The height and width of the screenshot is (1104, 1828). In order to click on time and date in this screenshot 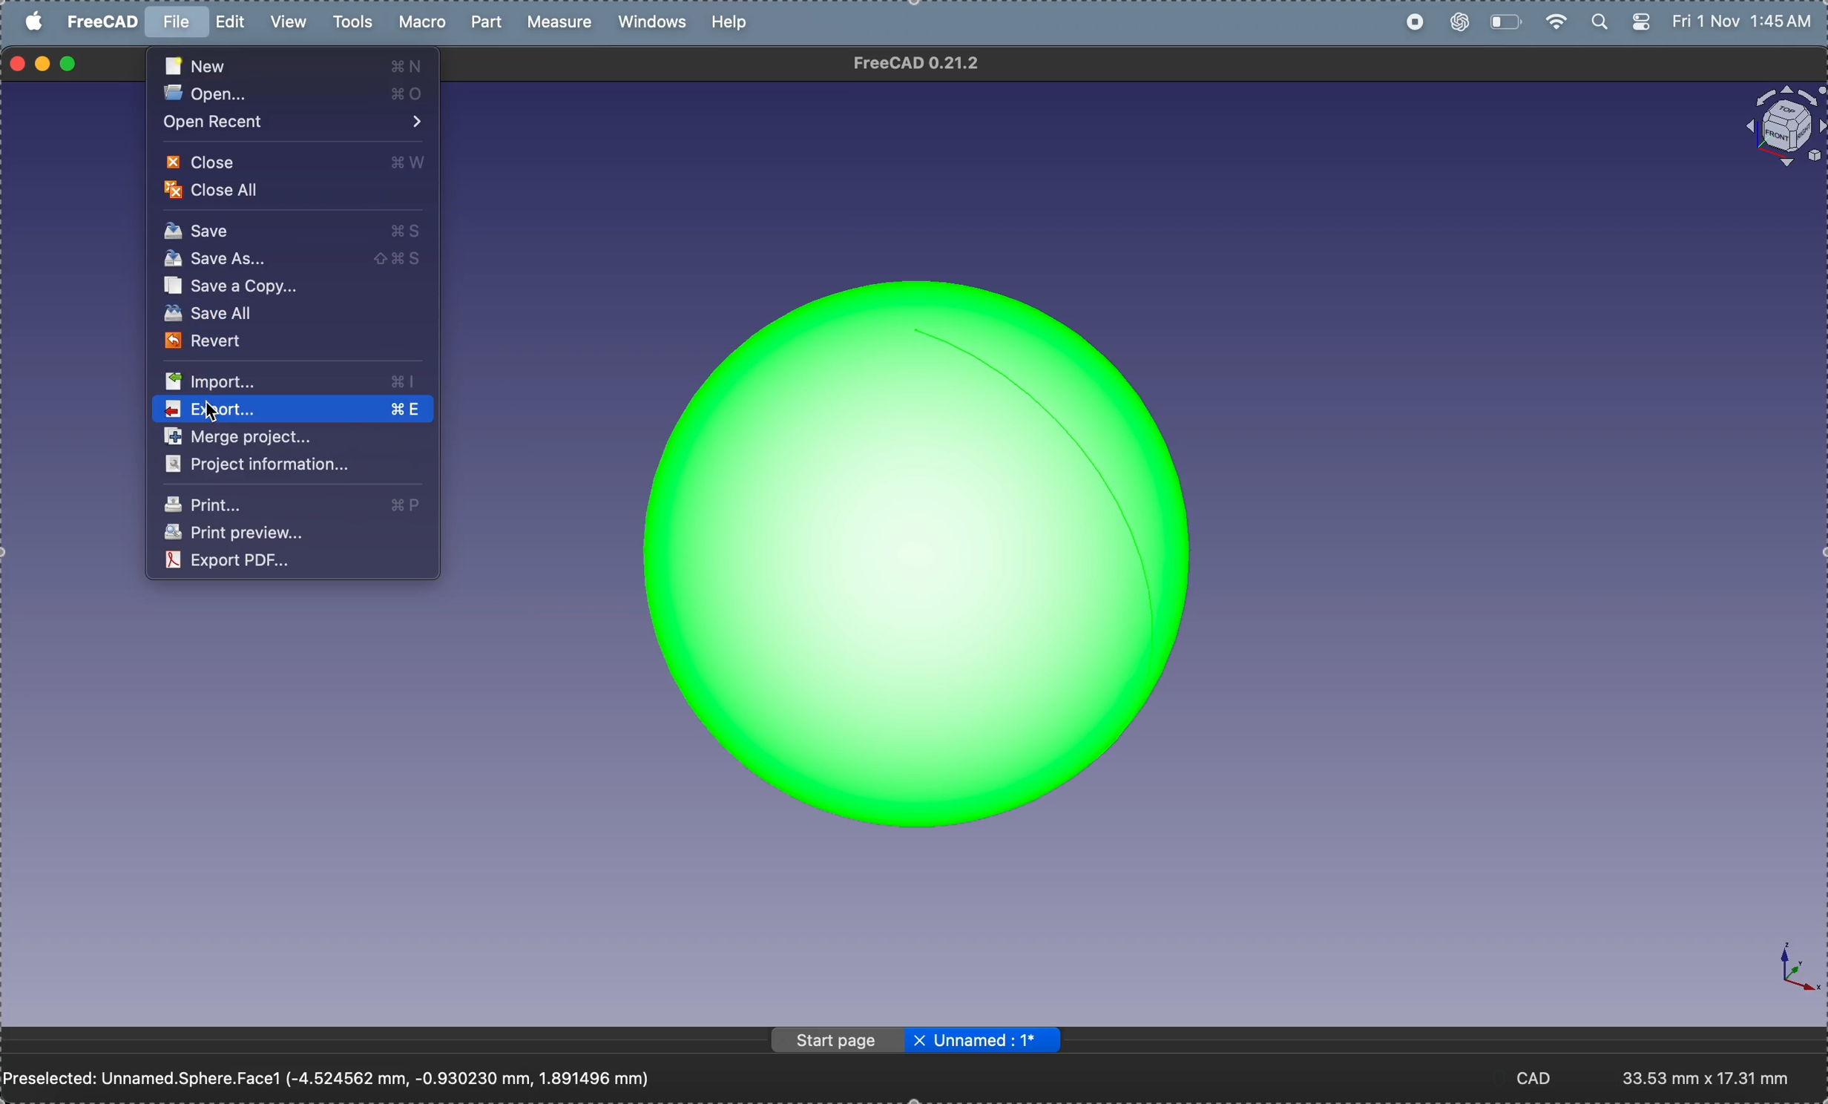, I will do `click(1746, 22)`.